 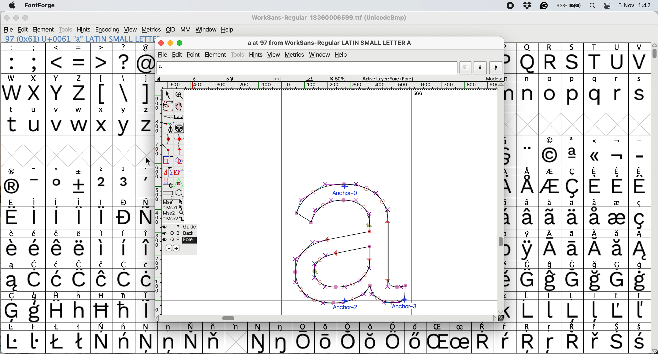 What do you see at coordinates (125, 182) in the screenshot?
I see `symbol` at bounding box center [125, 182].